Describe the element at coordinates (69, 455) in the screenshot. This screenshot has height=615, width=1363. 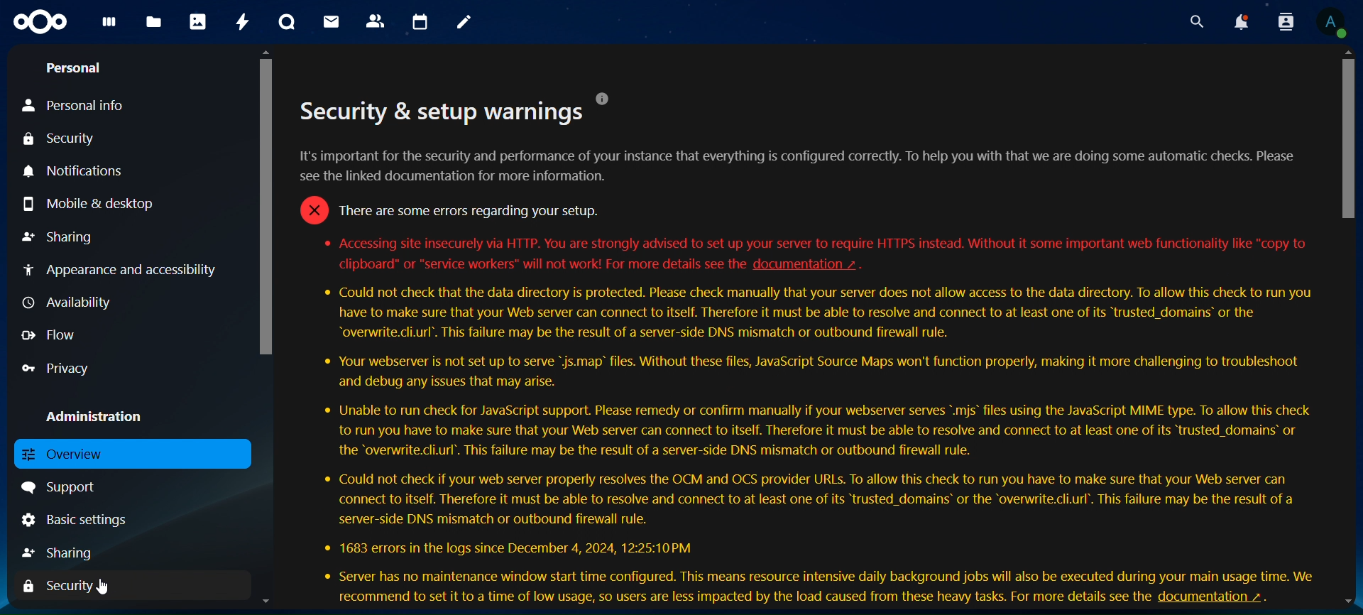
I see `verview` at that location.